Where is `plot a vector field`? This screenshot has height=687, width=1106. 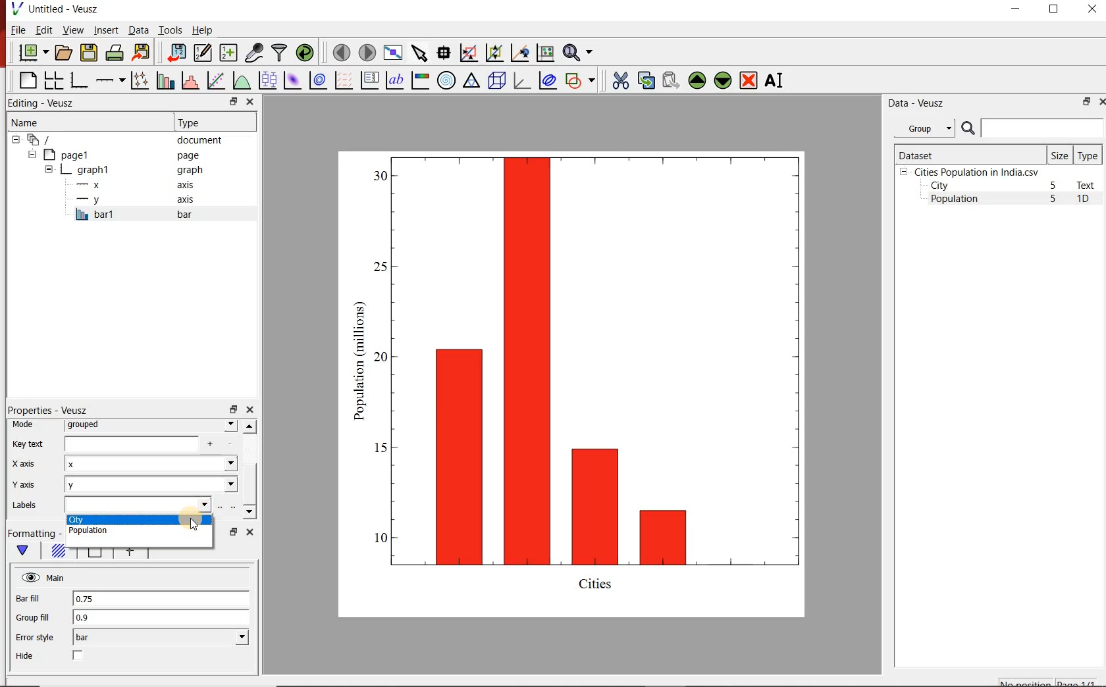
plot a vector field is located at coordinates (342, 80).